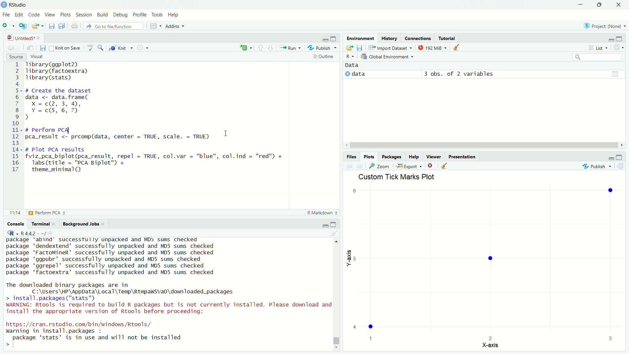 The width and height of the screenshot is (629, 354). Describe the element at coordinates (325, 224) in the screenshot. I see `minimize` at that location.